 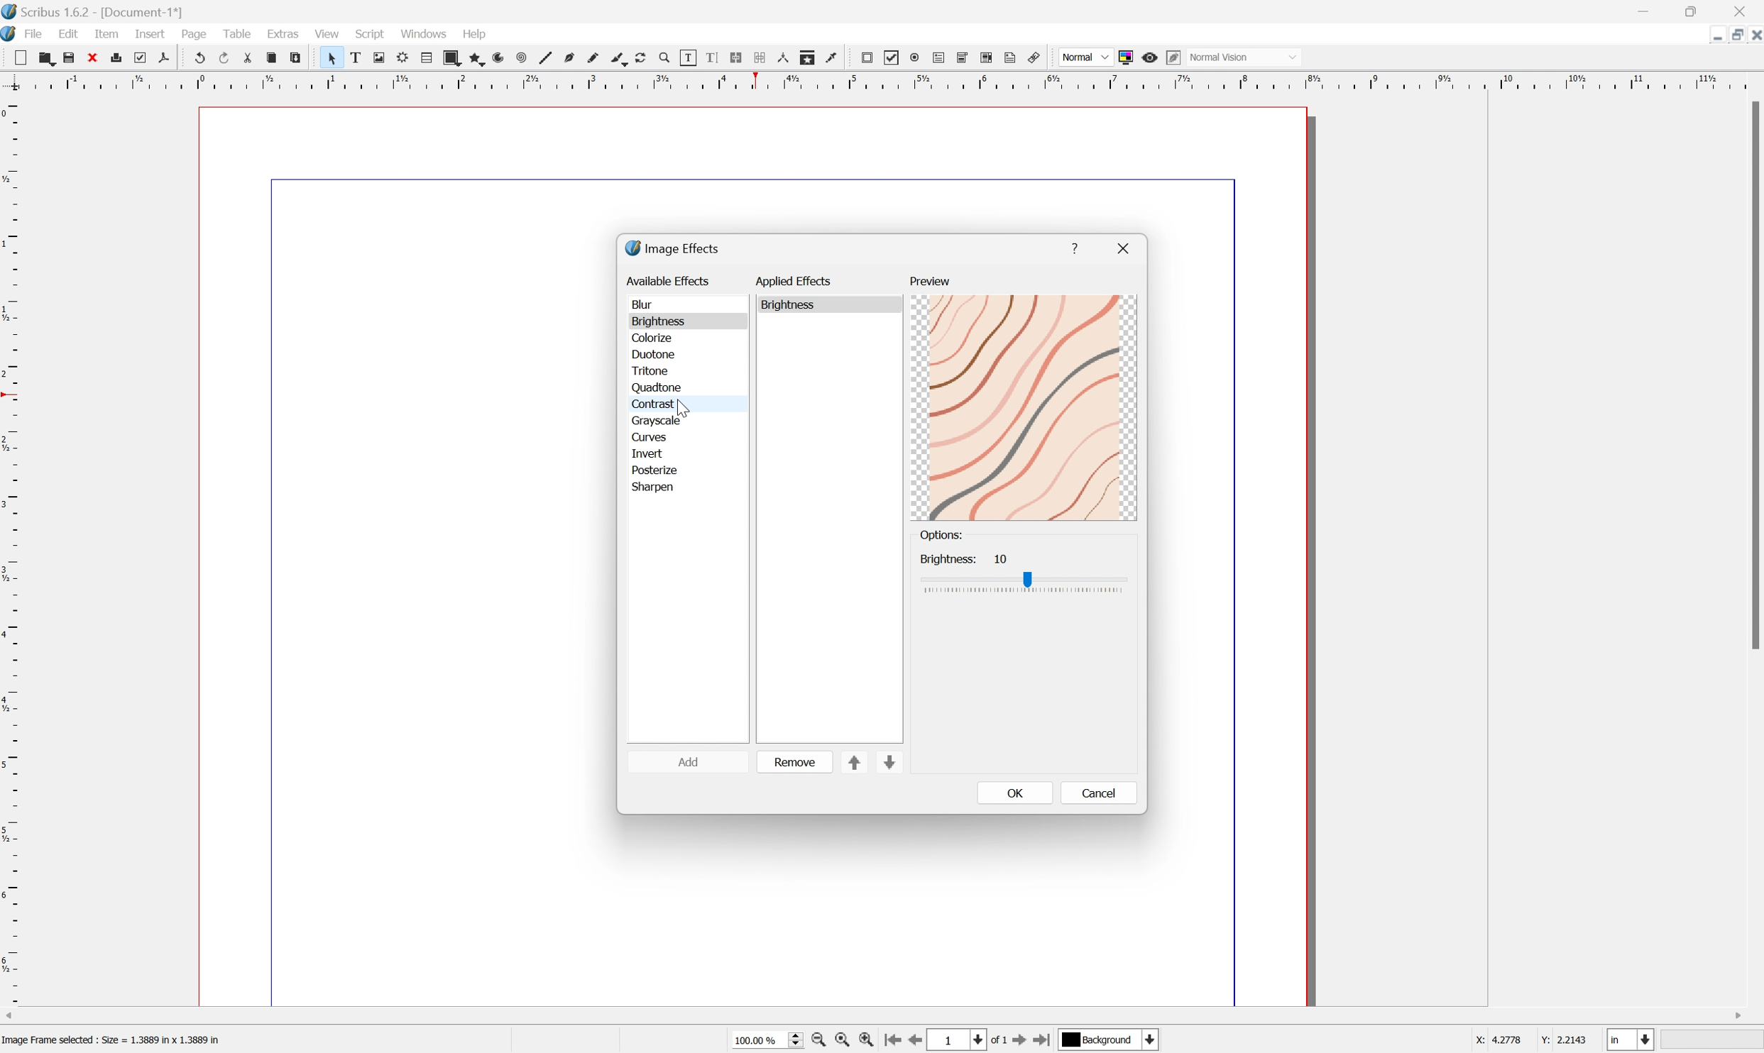 What do you see at coordinates (70, 57) in the screenshot?
I see `Save` at bounding box center [70, 57].